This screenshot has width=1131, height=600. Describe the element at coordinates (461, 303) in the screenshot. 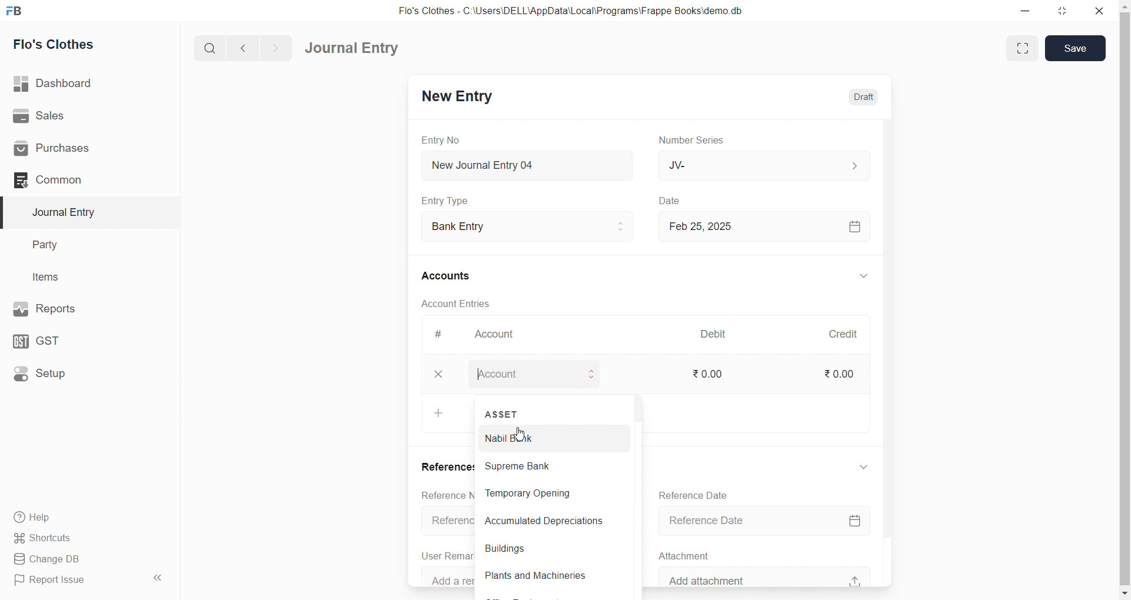

I see `Account Entries` at that location.